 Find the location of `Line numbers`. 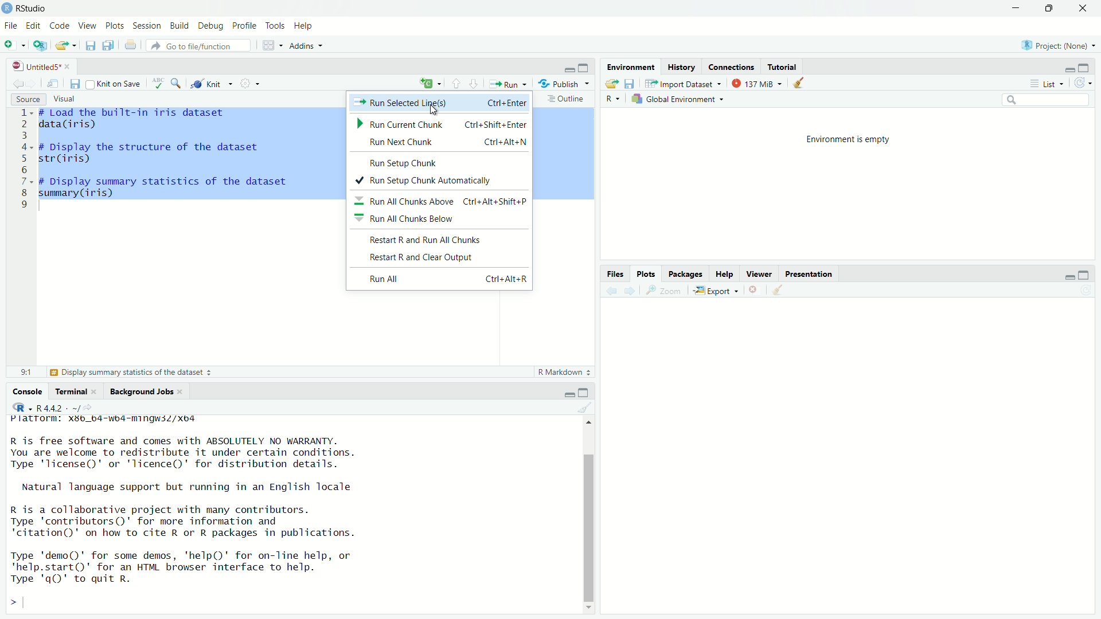

Line numbers is located at coordinates (24, 161).